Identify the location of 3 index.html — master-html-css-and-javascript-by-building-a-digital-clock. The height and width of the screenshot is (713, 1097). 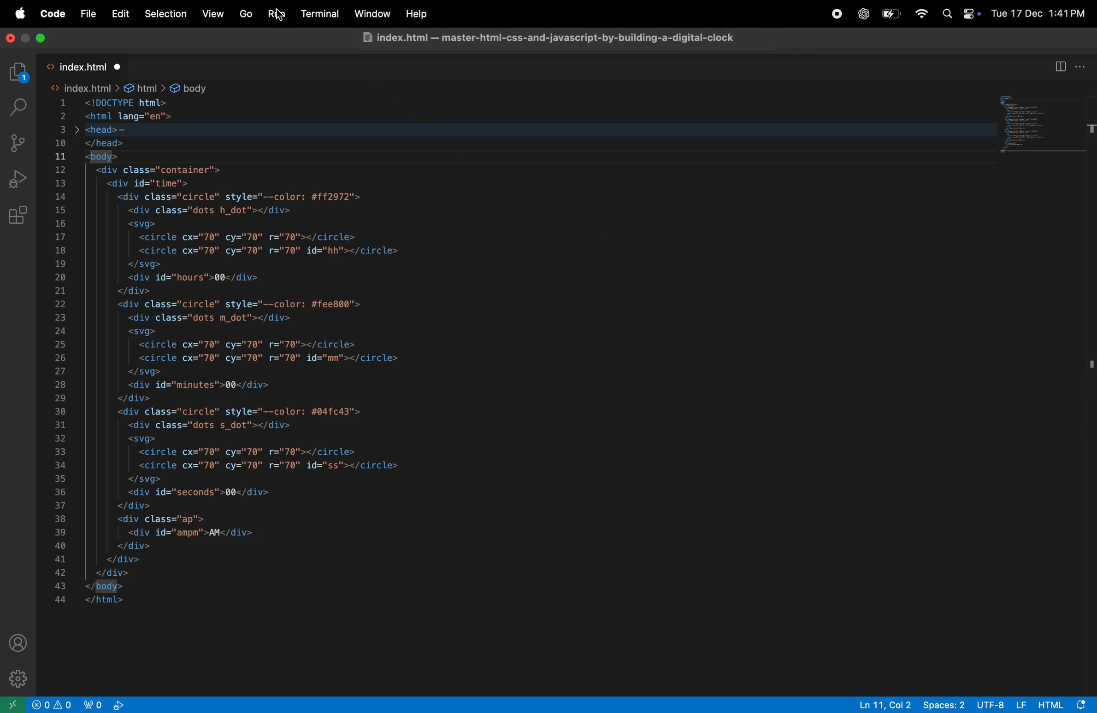
(550, 37).